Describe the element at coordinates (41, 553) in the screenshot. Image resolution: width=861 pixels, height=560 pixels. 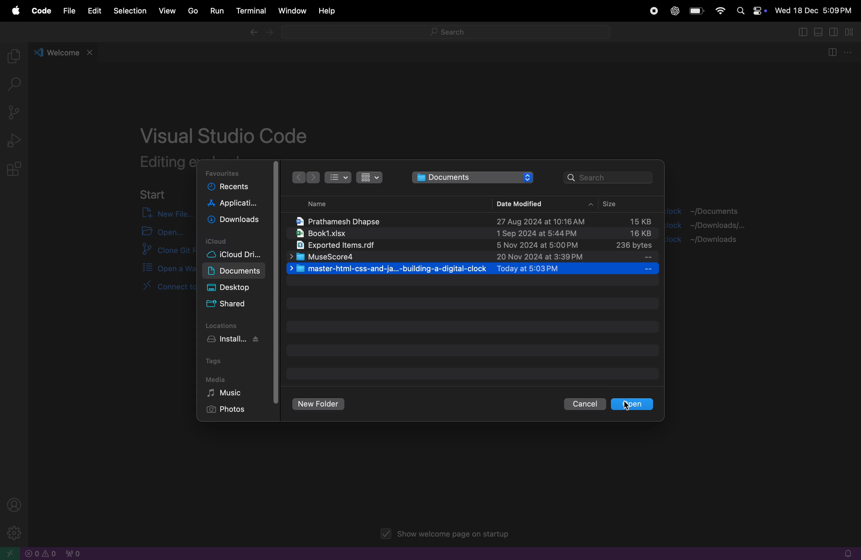
I see `no problems` at that location.